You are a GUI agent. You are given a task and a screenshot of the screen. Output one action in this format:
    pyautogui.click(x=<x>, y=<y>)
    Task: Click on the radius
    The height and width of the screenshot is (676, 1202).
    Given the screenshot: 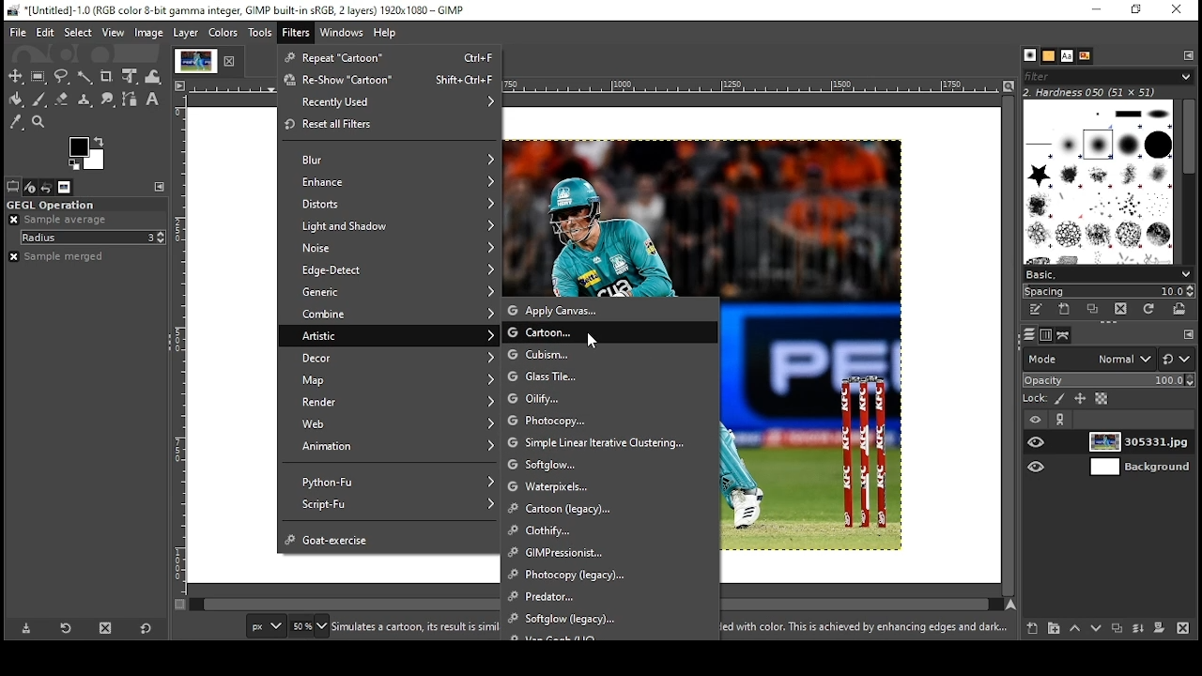 What is the action you would take?
    pyautogui.click(x=94, y=238)
    